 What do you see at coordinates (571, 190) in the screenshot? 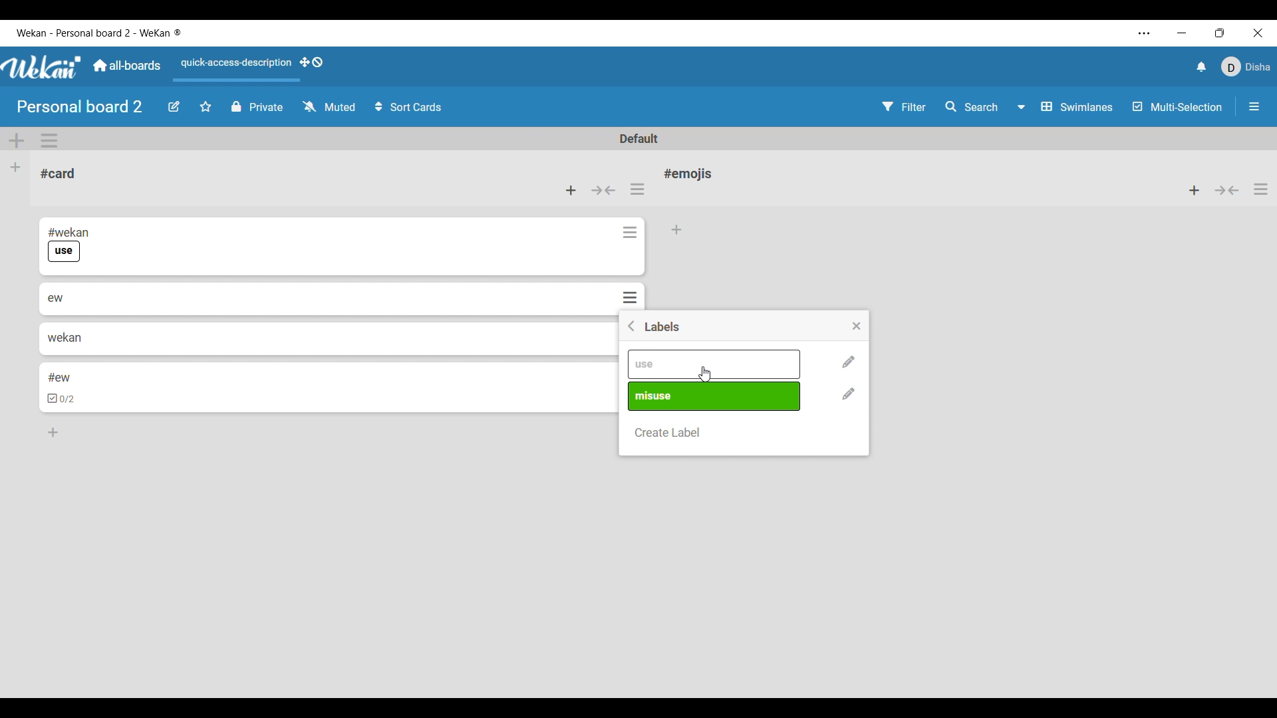
I see `Add card to top of list` at bounding box center [571, 190].